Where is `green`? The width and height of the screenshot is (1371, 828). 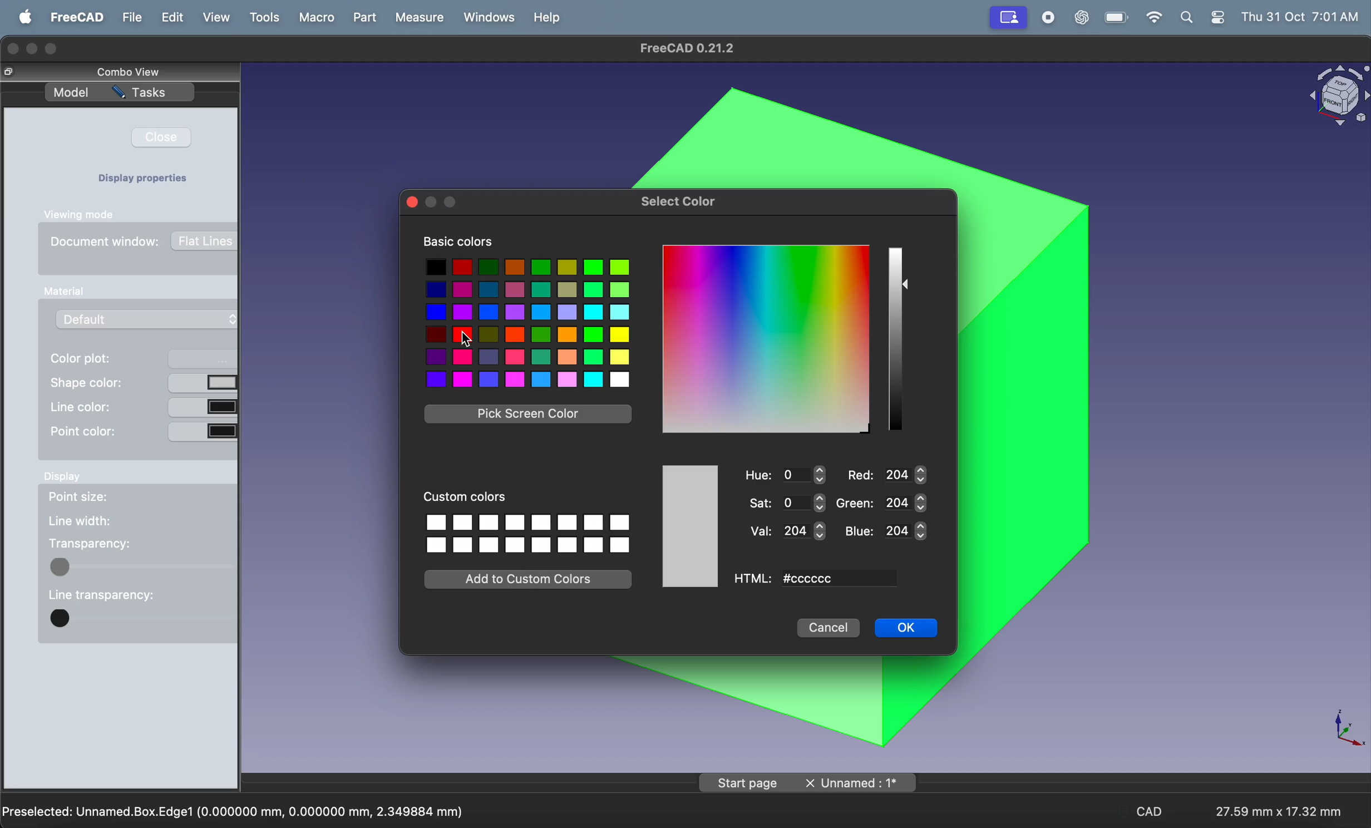 green is located at coordinates (886, 502).